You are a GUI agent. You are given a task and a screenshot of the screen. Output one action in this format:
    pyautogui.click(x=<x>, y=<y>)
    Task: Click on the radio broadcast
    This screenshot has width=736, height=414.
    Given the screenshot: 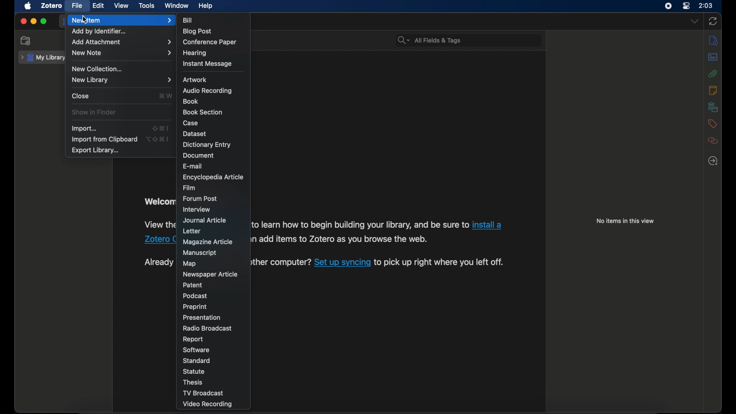 What is the action you would take?
    pyautogui.click(x=206, y=328)
    